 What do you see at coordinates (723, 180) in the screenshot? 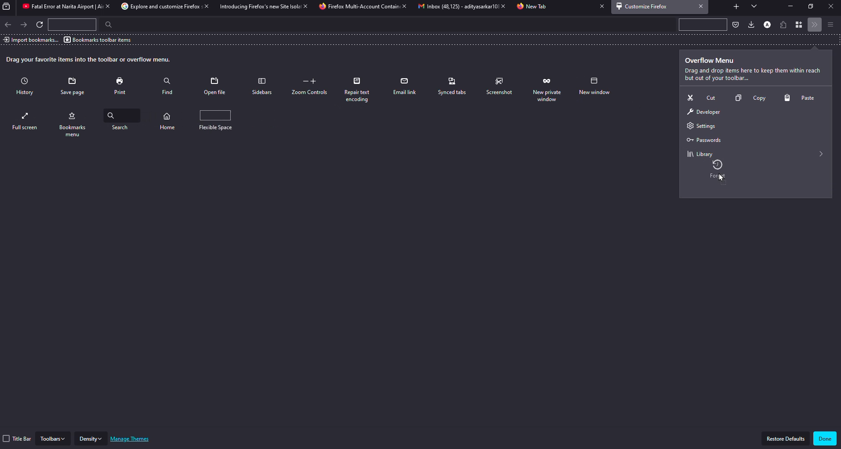
I see `cursor` at bounding box center [723, 180].